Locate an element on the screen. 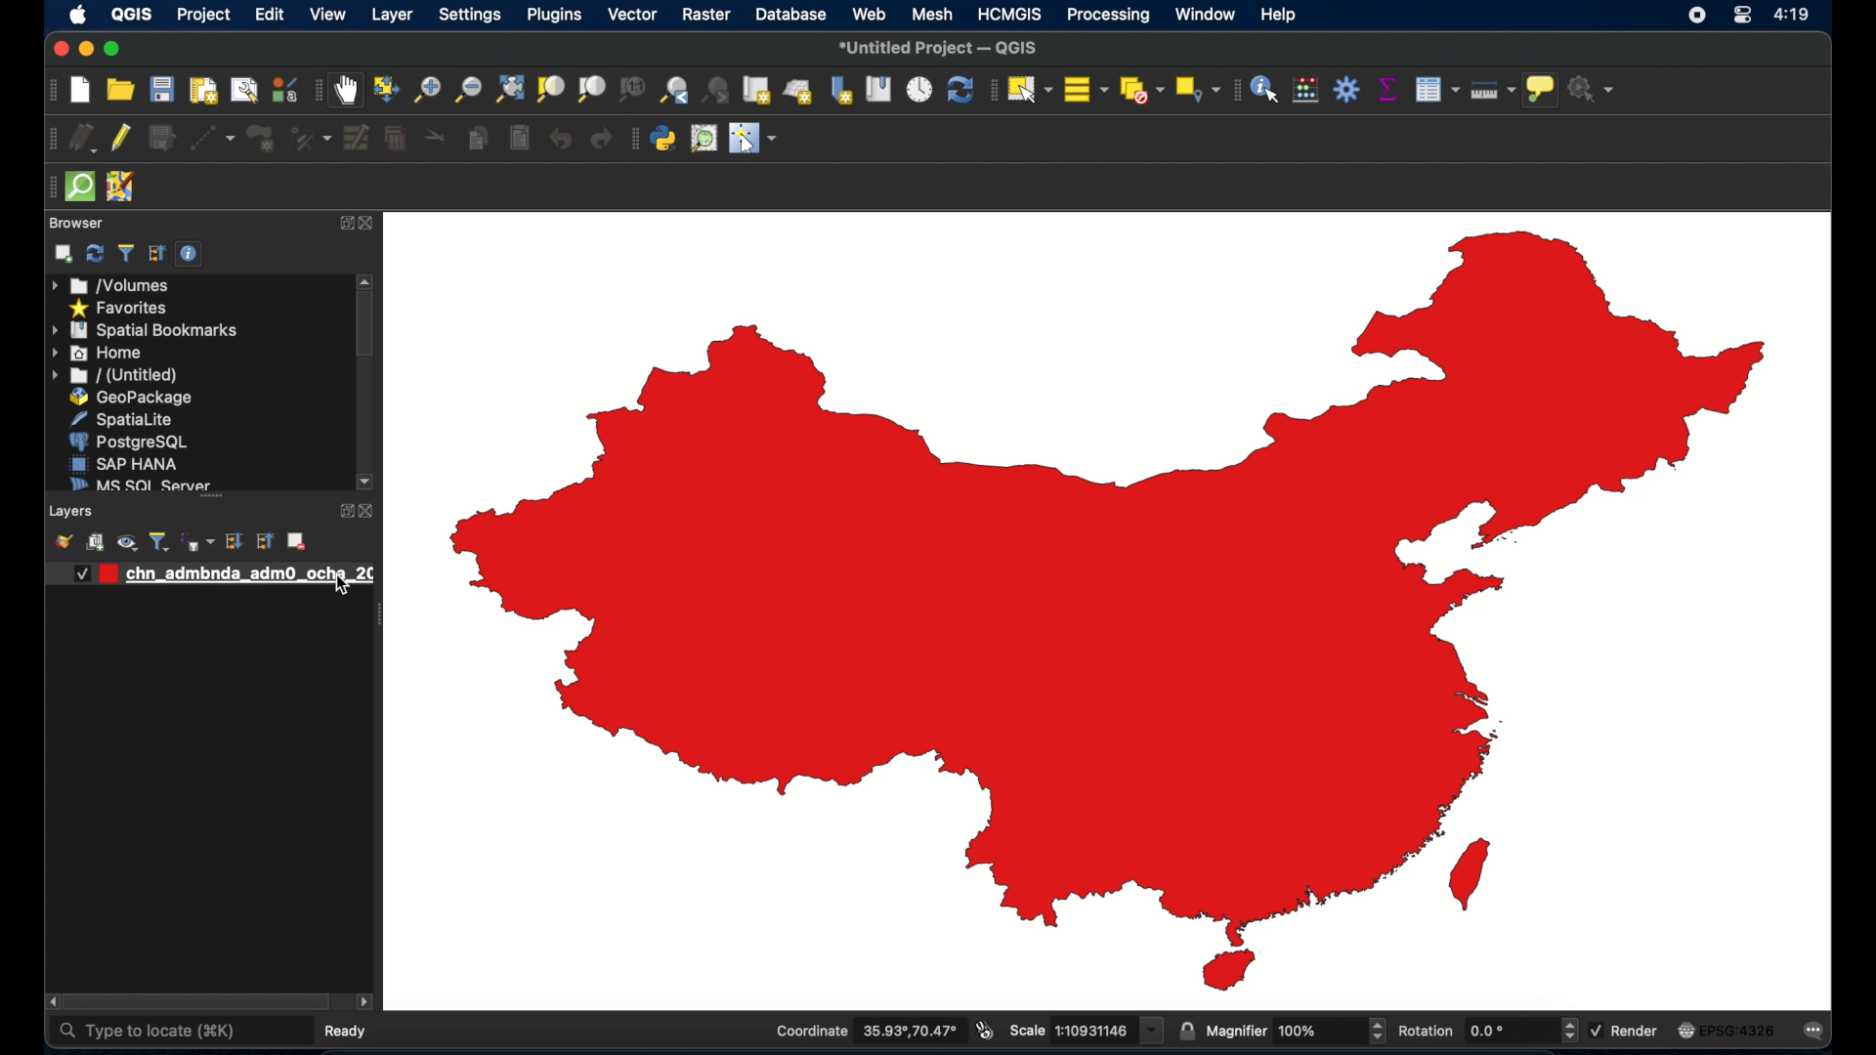 The height and width of the screenshot is (1055, 1876). pan map to selection is located at coordinates (383, 87).